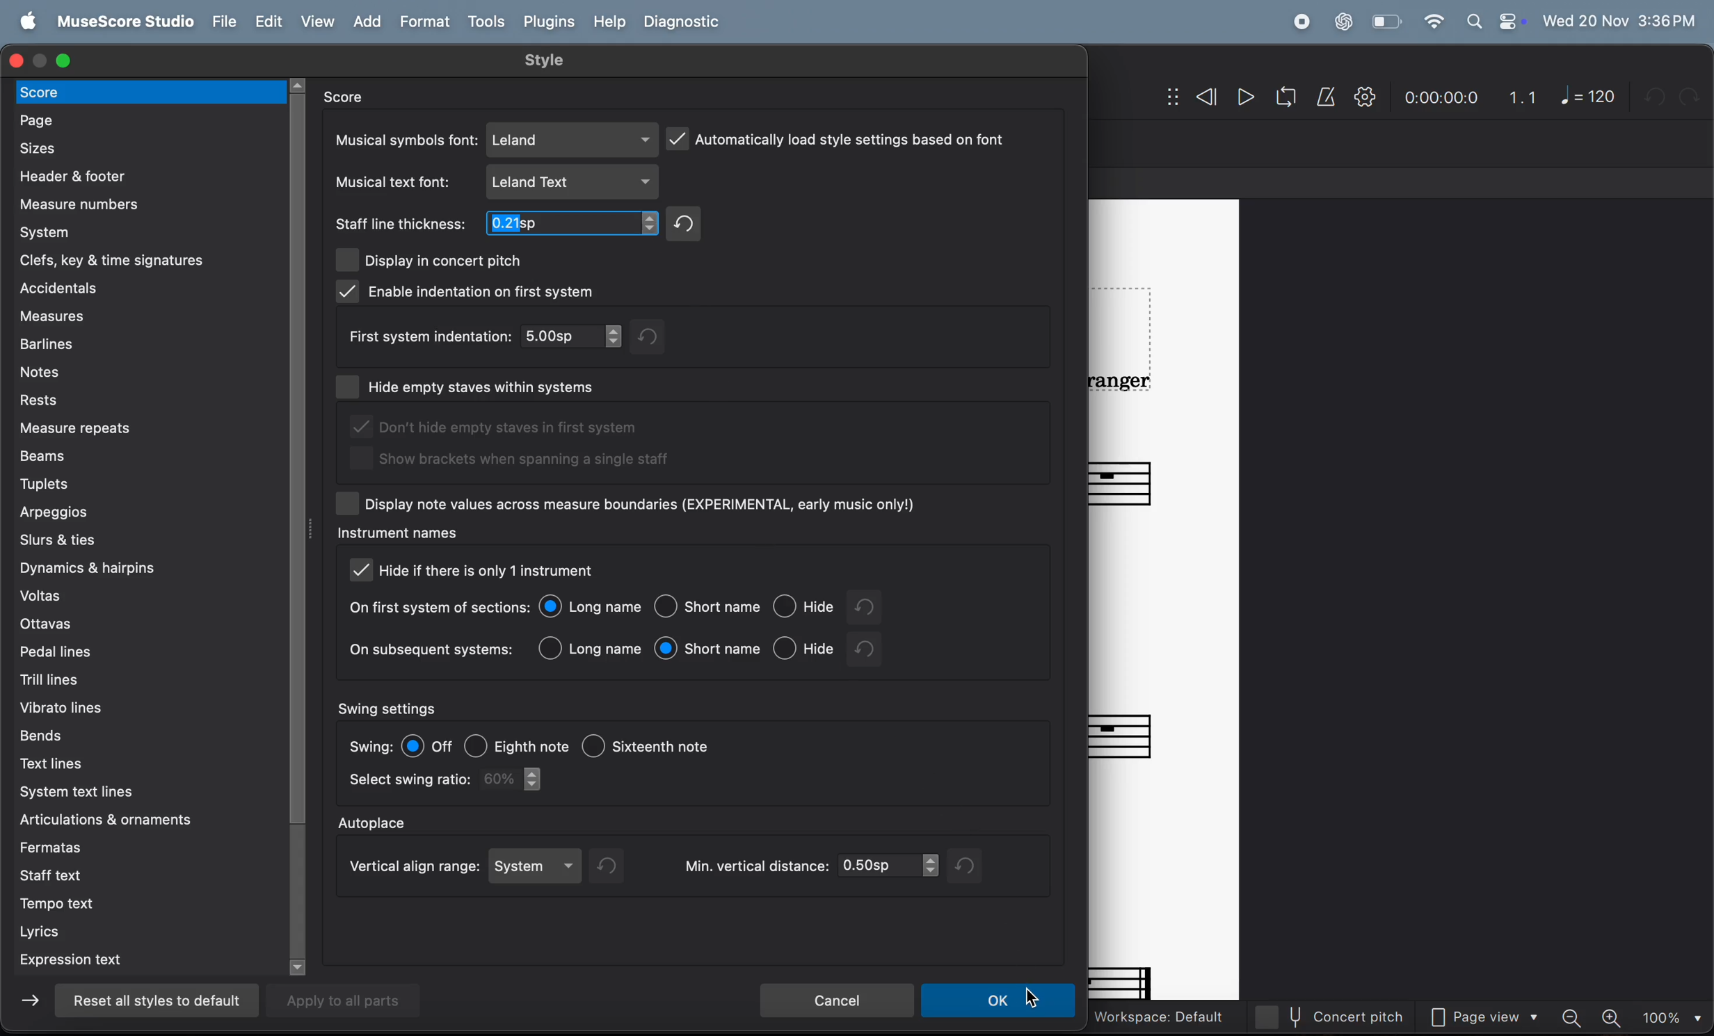  What do you see at coordinates (152, 91) in the screenshot?
I see `score` at bounding box center [152, 91].